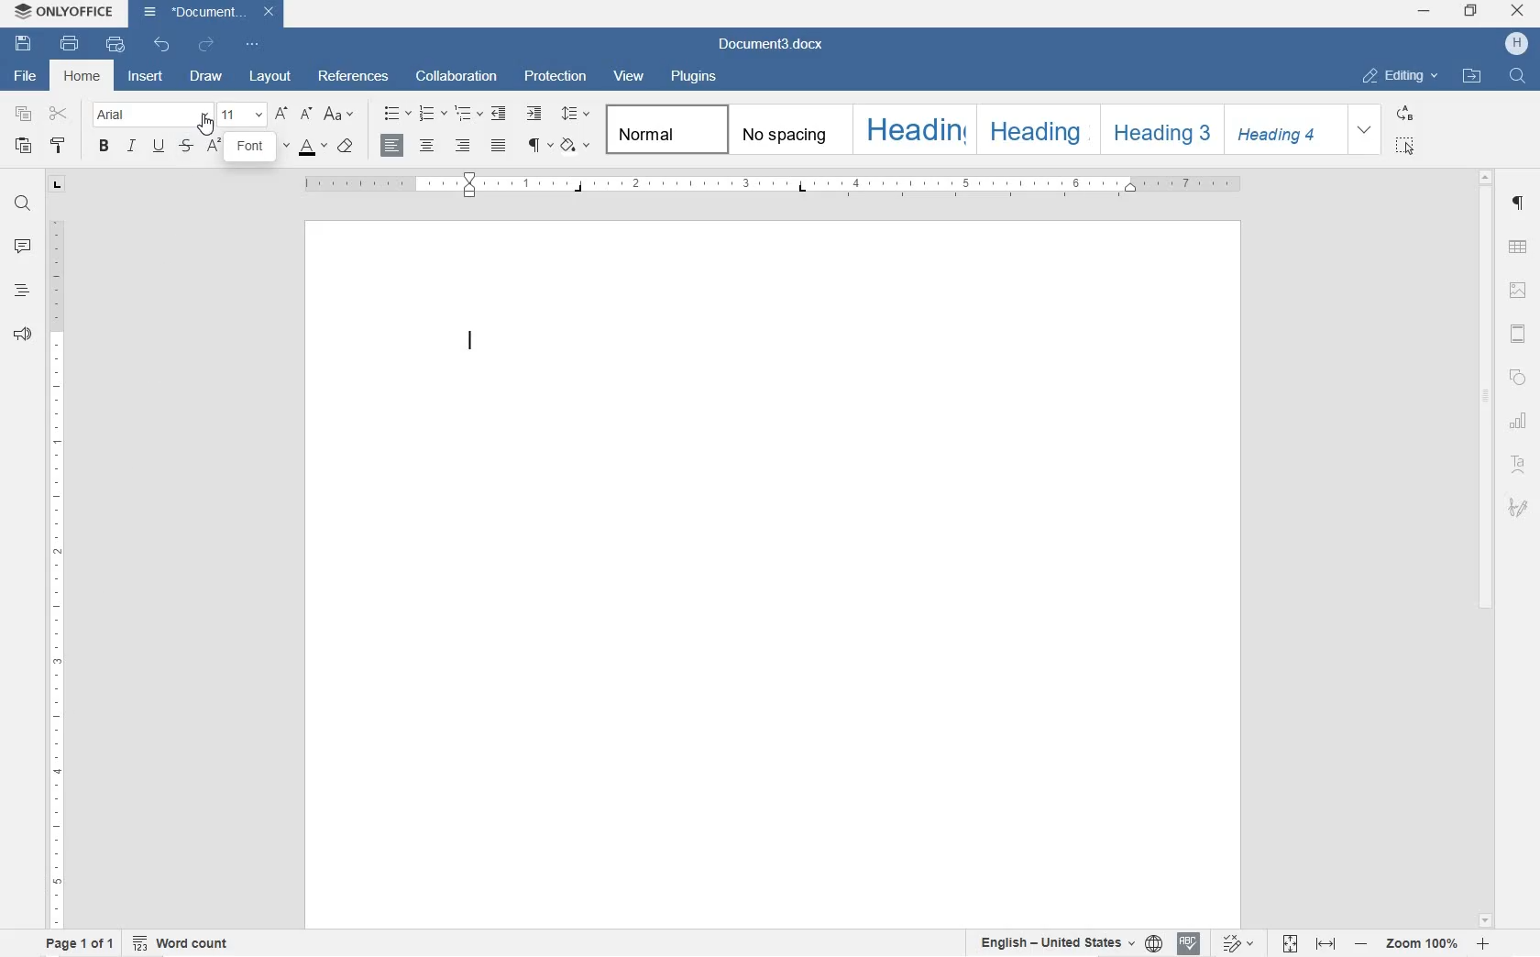 This screenshot has width=1540, height=957. Describe the element at coordinates (131, 148) in the screenshot. I see `ITALIC` at that location.